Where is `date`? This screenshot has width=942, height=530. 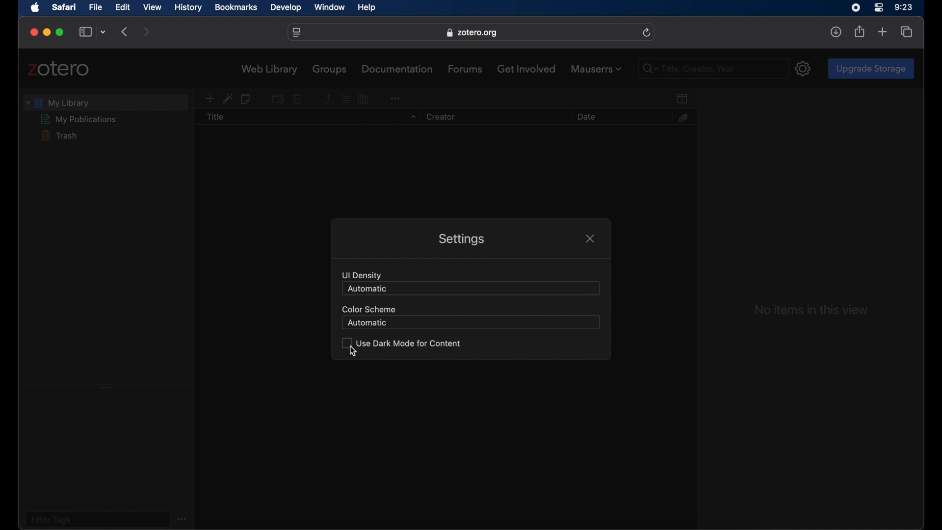
date is located at coordinates (586, 117).